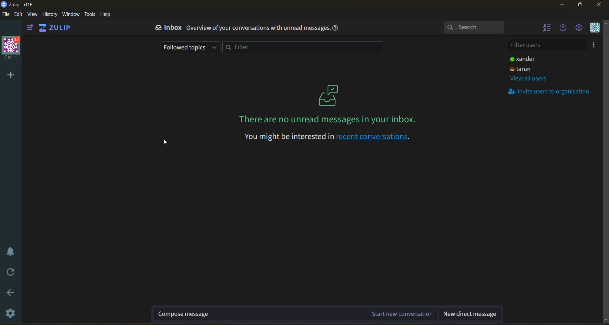 This screenshot has height=325, width=609. I want to click on minimize, so click(561, 5).